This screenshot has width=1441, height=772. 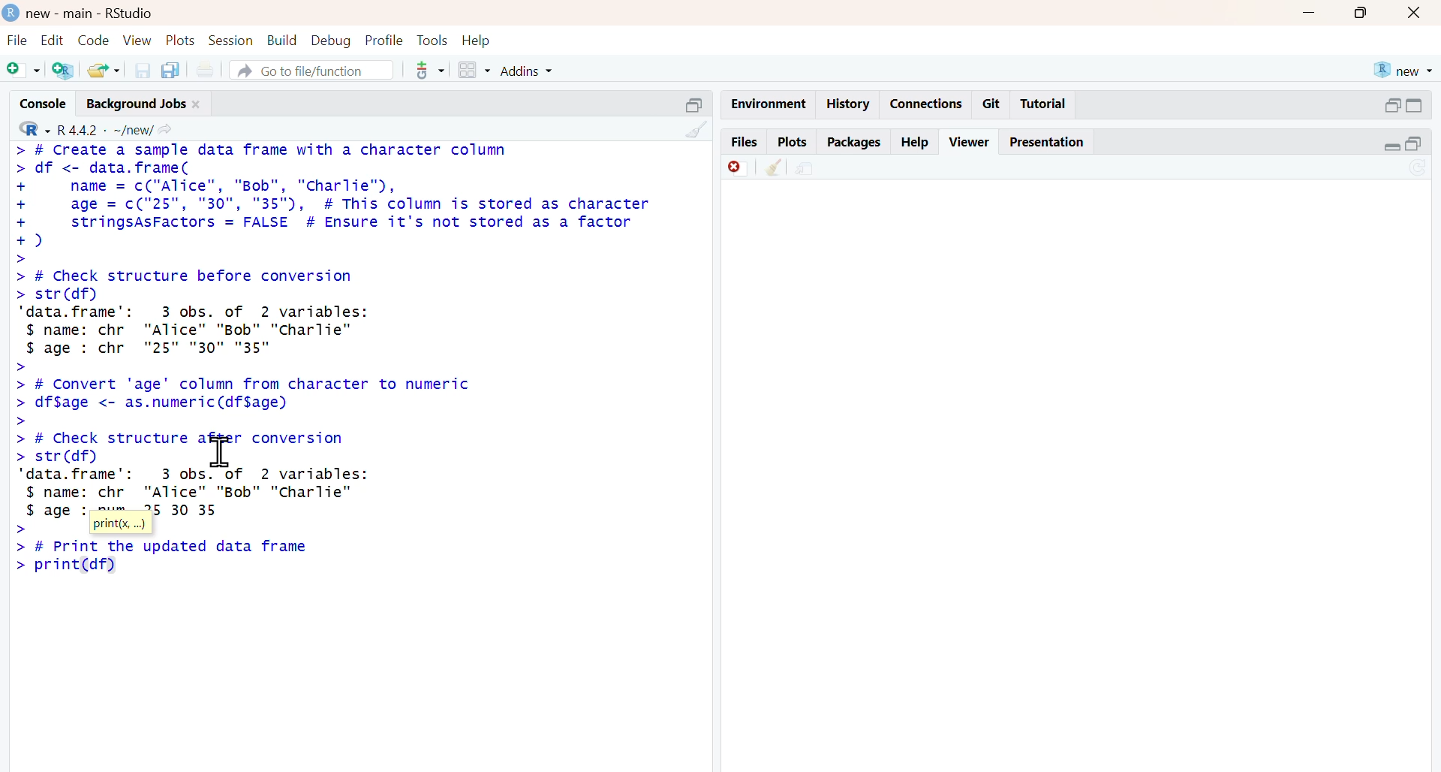 I want to click on Tutorial , so click(x=1043, y=103).